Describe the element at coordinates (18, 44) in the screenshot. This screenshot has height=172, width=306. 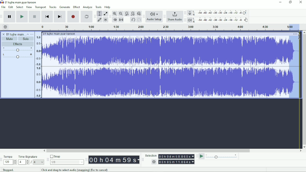
I see `Effects` at that location.